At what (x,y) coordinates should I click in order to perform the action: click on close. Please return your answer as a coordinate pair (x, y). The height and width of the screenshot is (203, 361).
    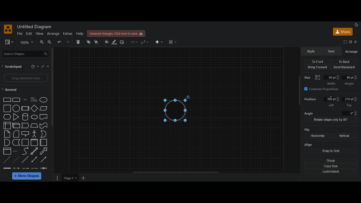
    Looking at the image, I should click on (49, 66).